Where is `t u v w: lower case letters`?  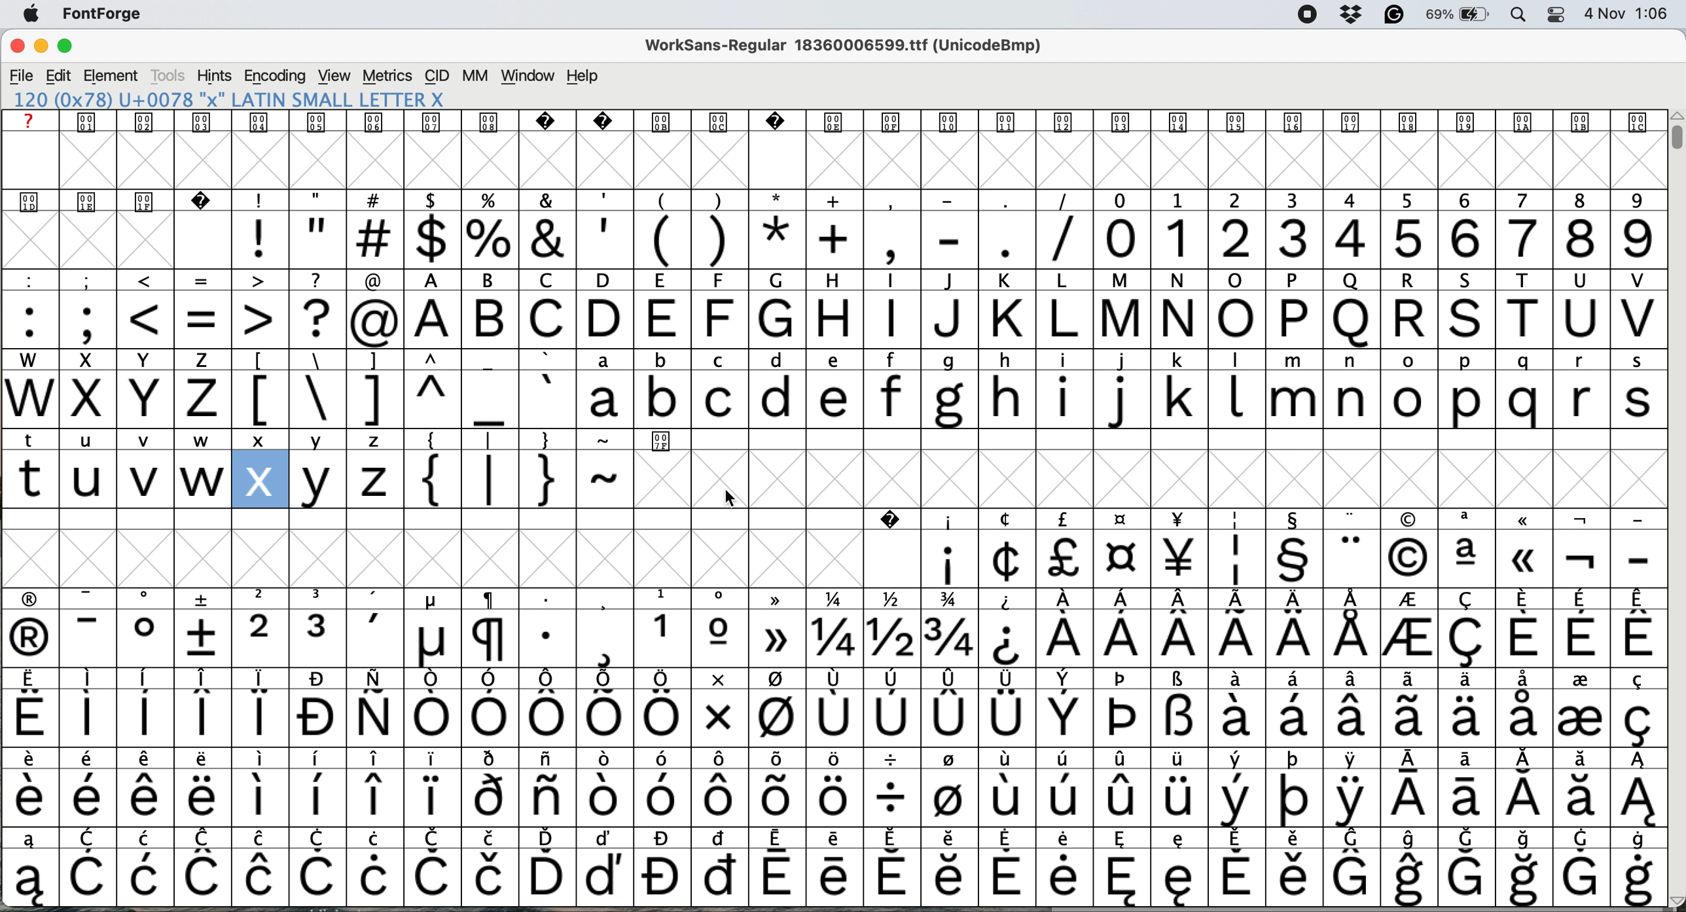 t u v w: lower case letters is located at coordinates (119, 481).